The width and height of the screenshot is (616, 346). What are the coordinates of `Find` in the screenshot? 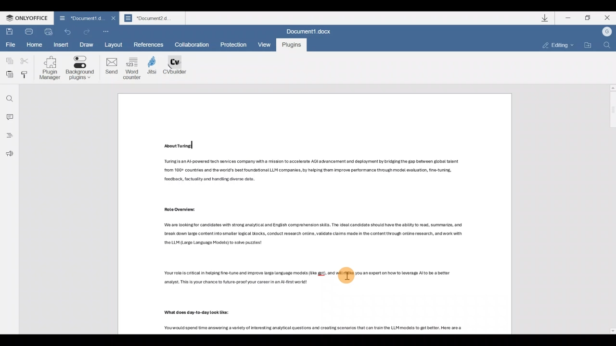 It's located at (607, 47).